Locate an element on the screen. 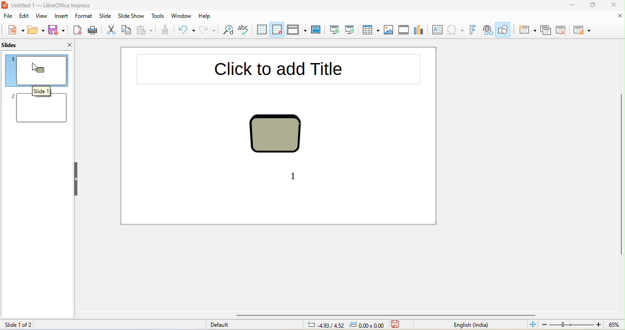 The height and width of the screenshot is (330, 625). fontwork text is located at coordinates (472, 31).